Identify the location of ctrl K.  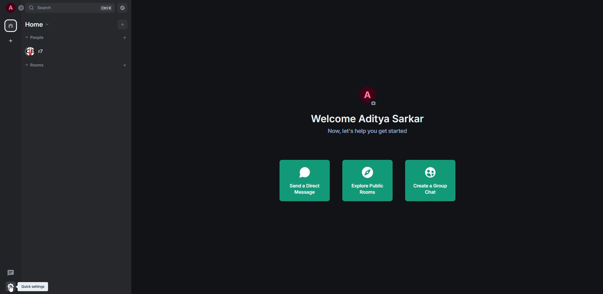
(107, 8).